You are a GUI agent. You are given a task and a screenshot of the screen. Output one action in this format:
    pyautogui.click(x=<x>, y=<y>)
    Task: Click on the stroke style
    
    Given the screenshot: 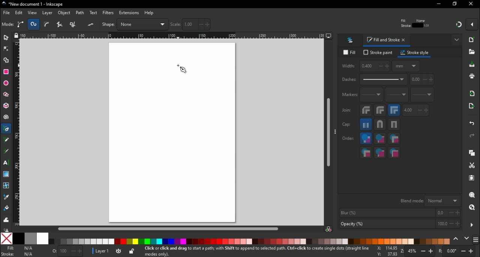 What is the action you would take?
    pyautogui.click(x=415, y=54)
    